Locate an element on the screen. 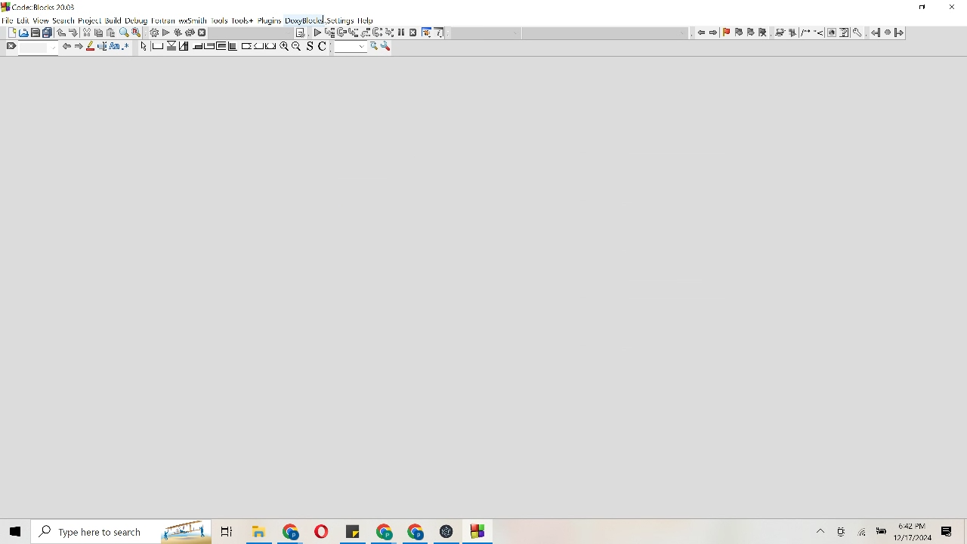 The height and width of the screenshot is (544, 967). Tools is located at coordinates (220, 21).